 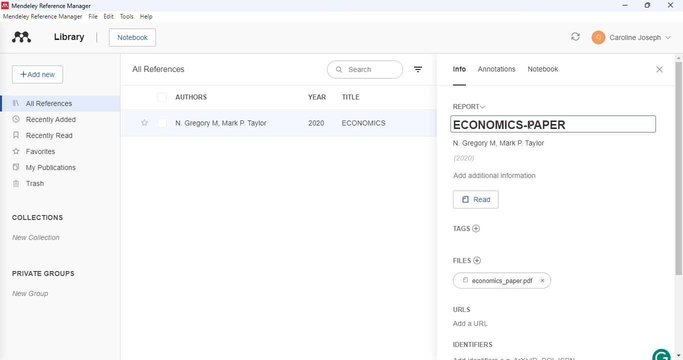 I want to click on files, so click(x=461, y=260).